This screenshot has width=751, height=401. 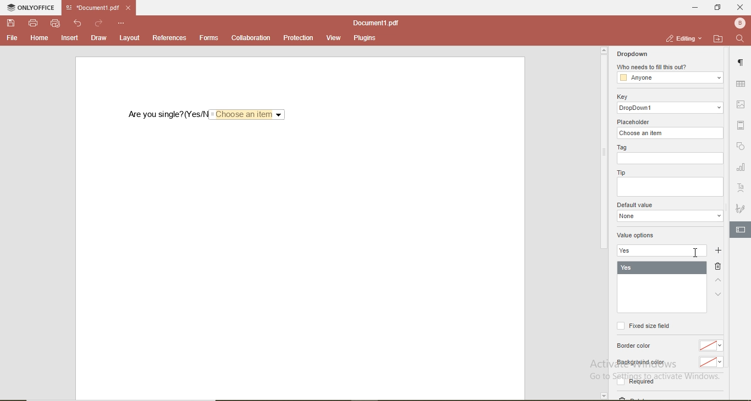 What do you see at coordinates (637, 381) in the screenshot?
I see `Required` at bounding box center [637, 381].